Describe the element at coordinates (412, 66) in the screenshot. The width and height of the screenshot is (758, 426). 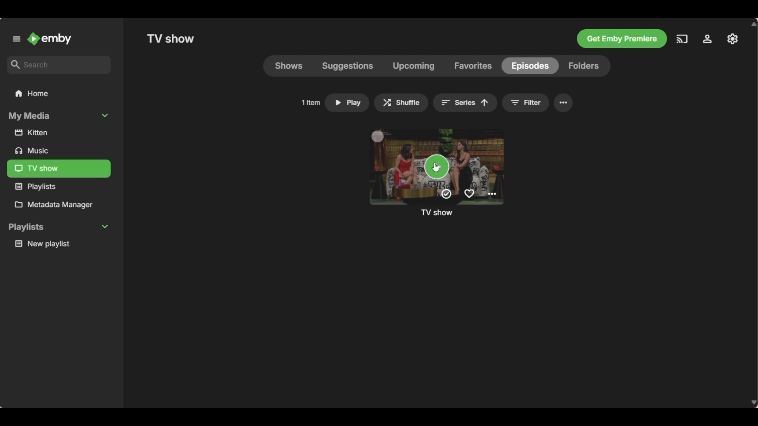
I see `Upcoming` at that location.